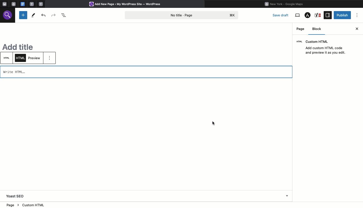  Describe the element at coordinates (4, 4) in the screenshot. I see `Pinned tabs` at that location.